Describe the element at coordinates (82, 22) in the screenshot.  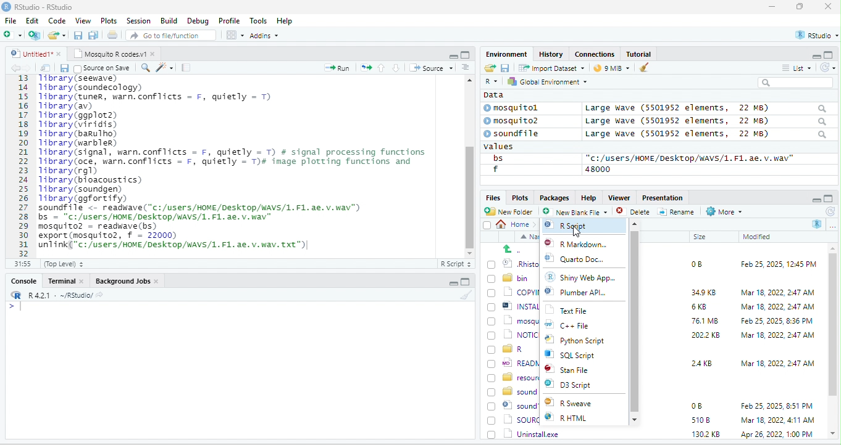
I see `View` at that location.